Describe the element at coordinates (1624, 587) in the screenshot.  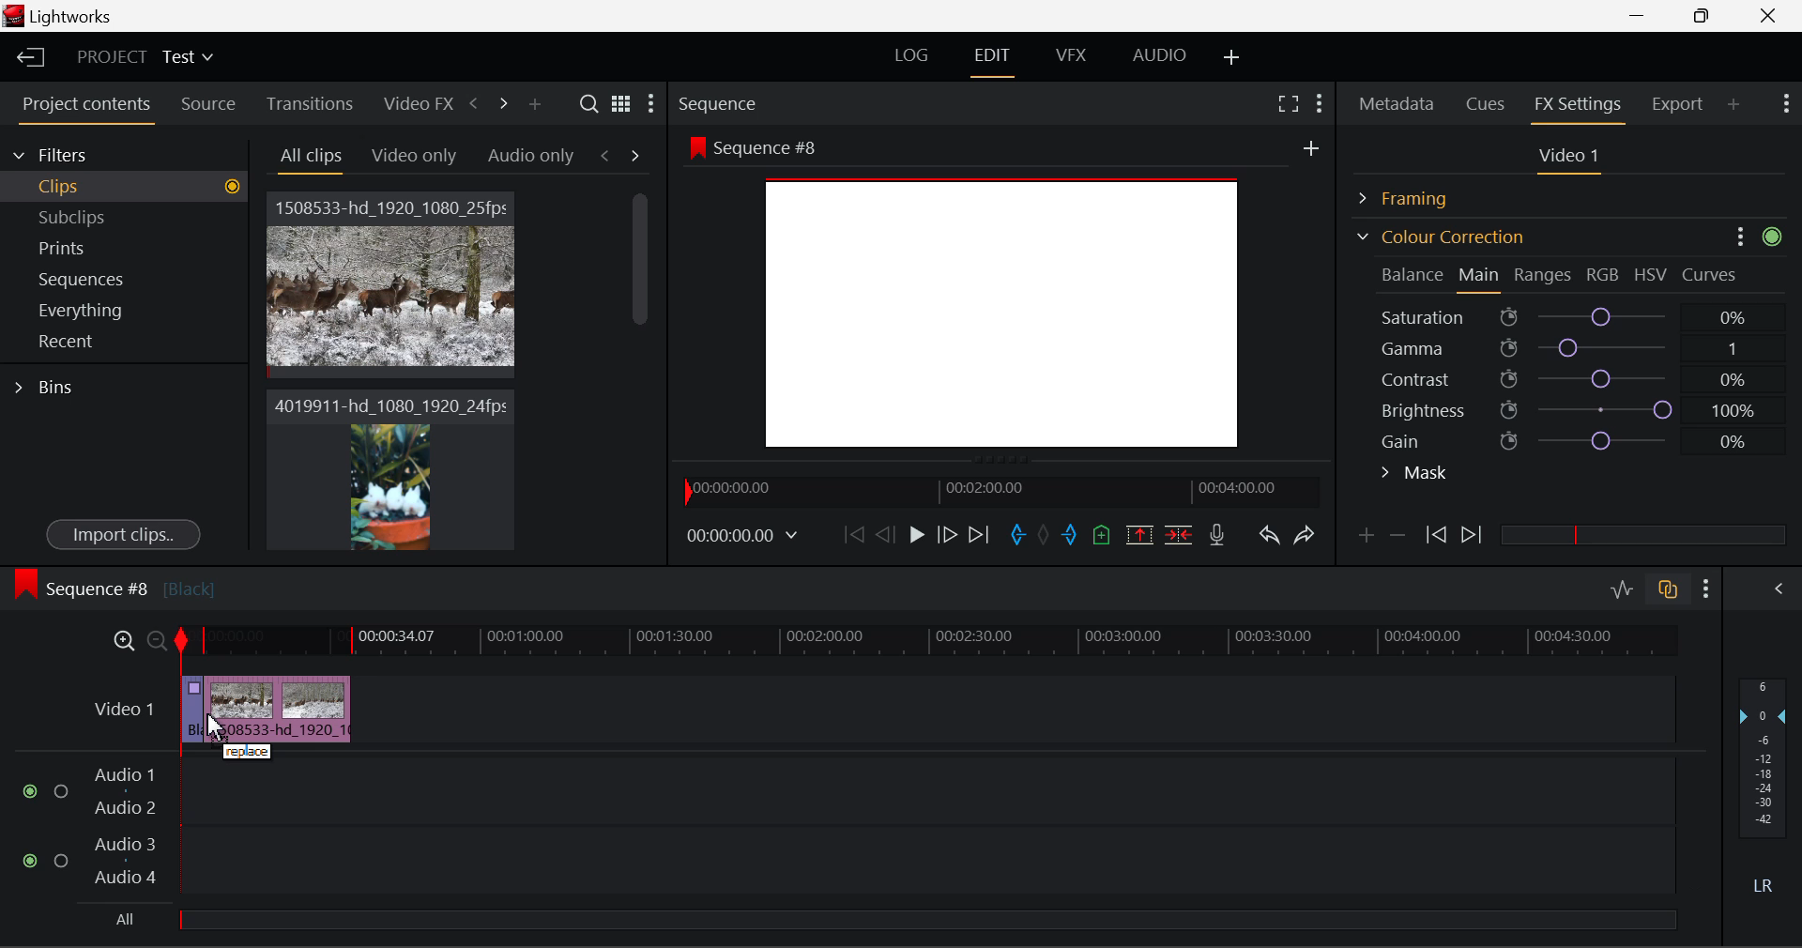
I see `Toggle audio editing levels` at that location.